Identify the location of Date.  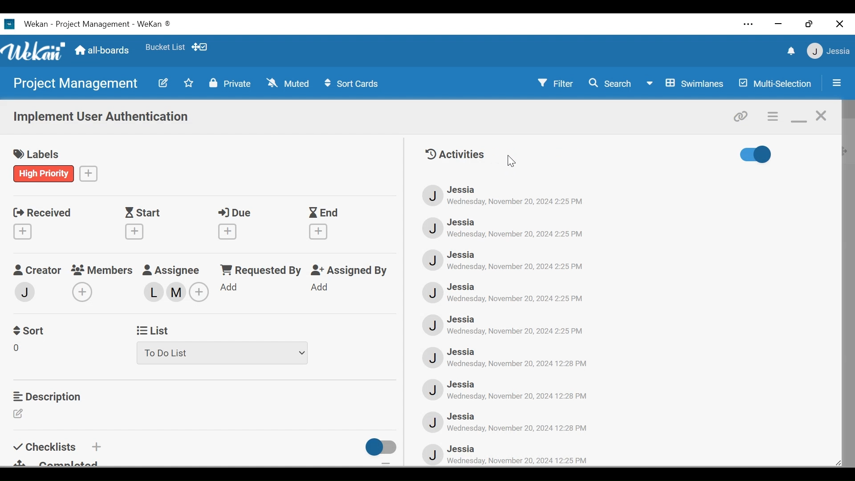
(520, 398).